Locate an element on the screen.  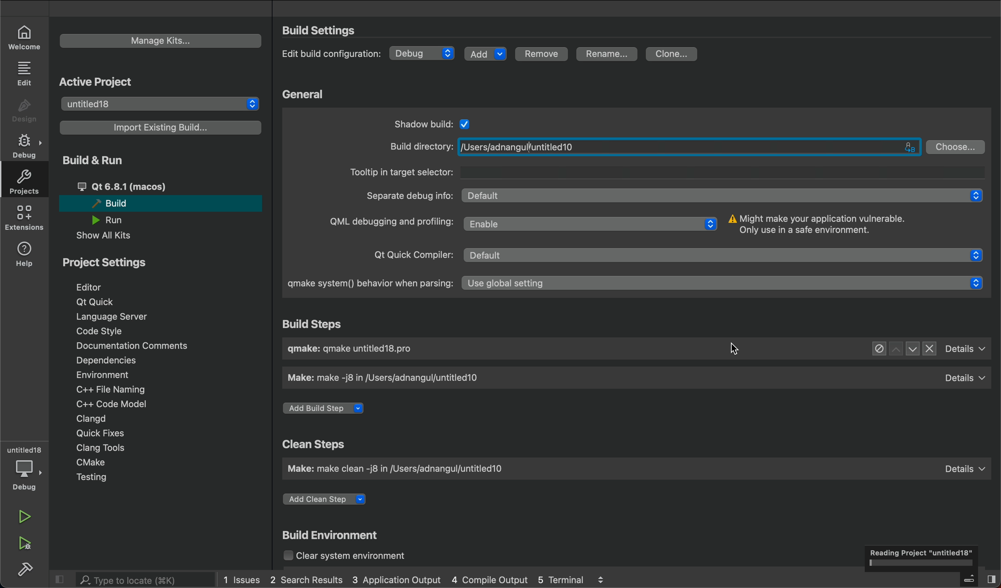
Previous is located at coordinates (895, 349).